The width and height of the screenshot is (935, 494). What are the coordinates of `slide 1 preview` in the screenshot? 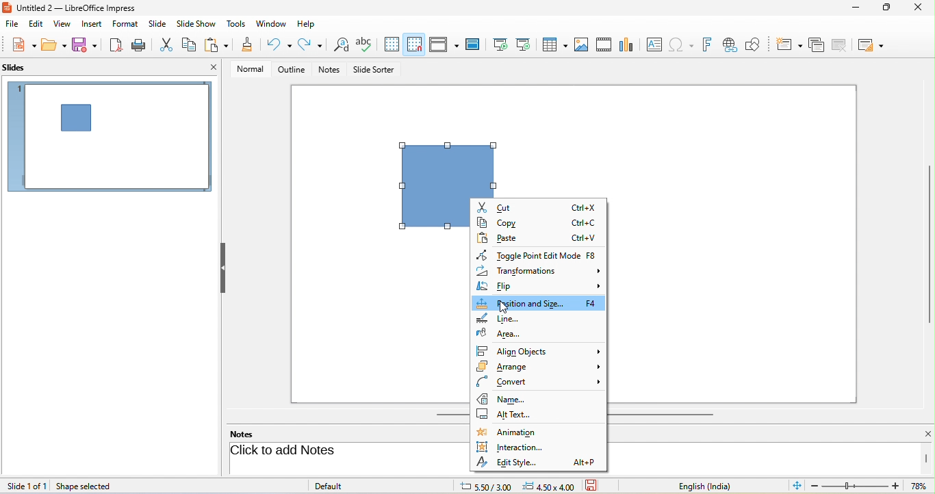 It's located at (110, 142).